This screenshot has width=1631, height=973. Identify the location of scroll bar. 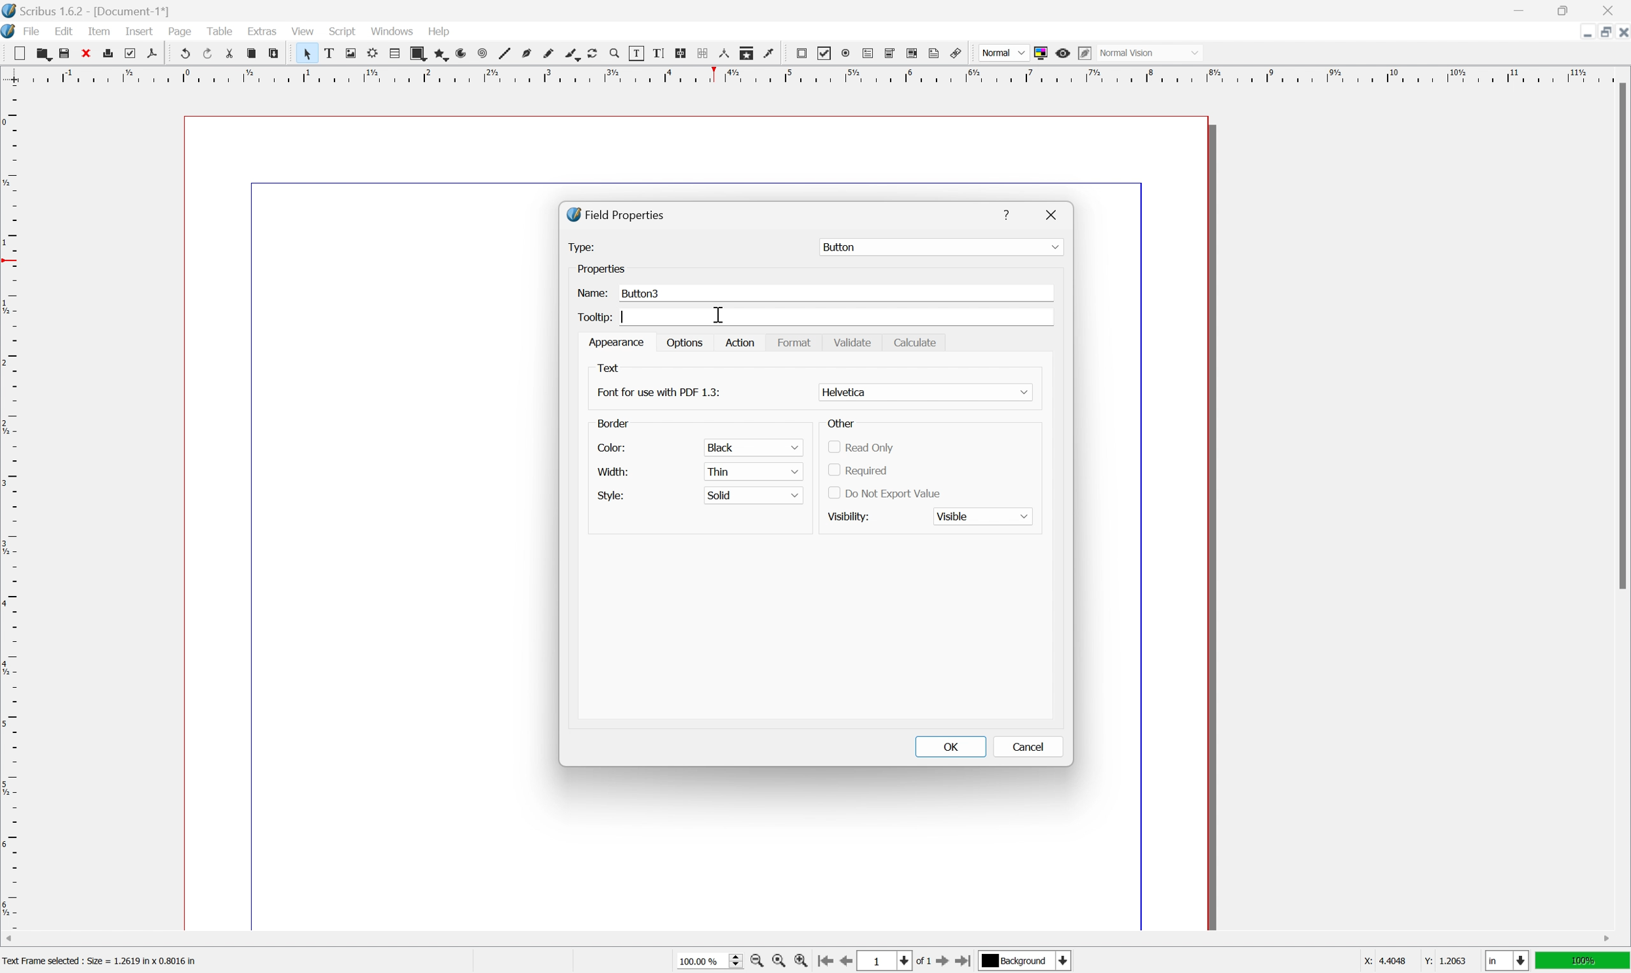
(809, 938).